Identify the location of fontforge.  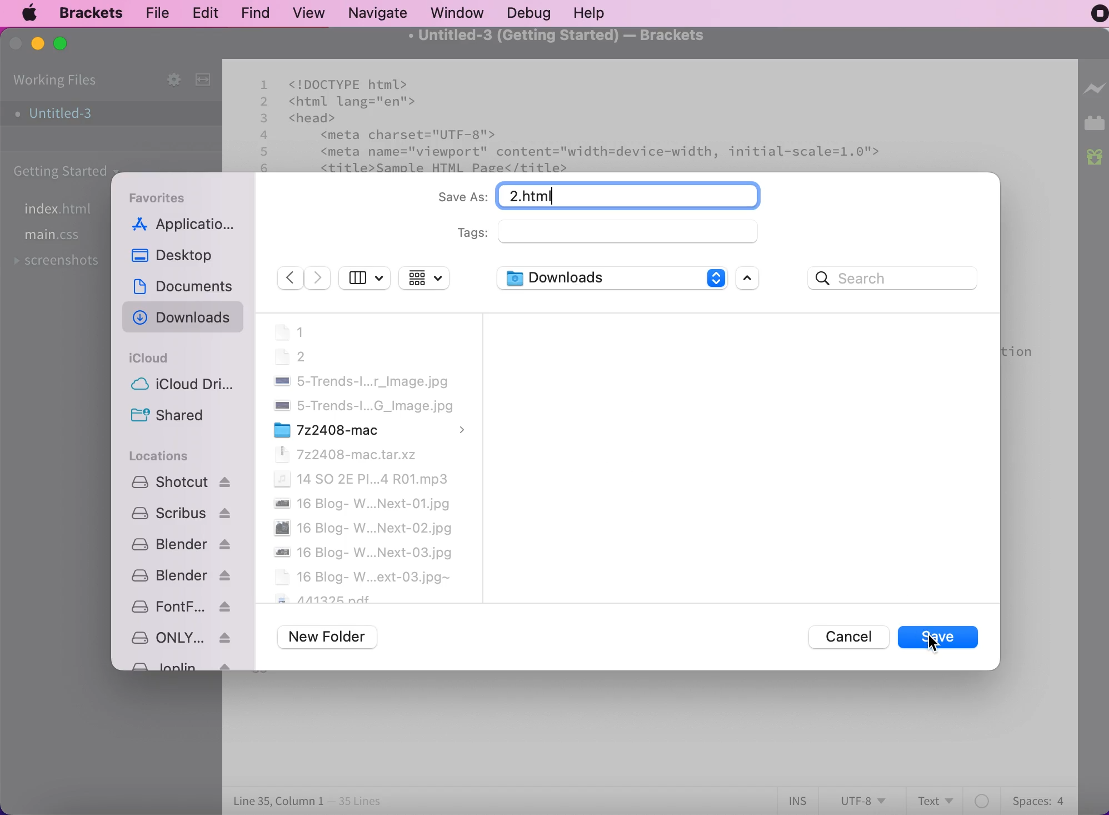
(182, 607).